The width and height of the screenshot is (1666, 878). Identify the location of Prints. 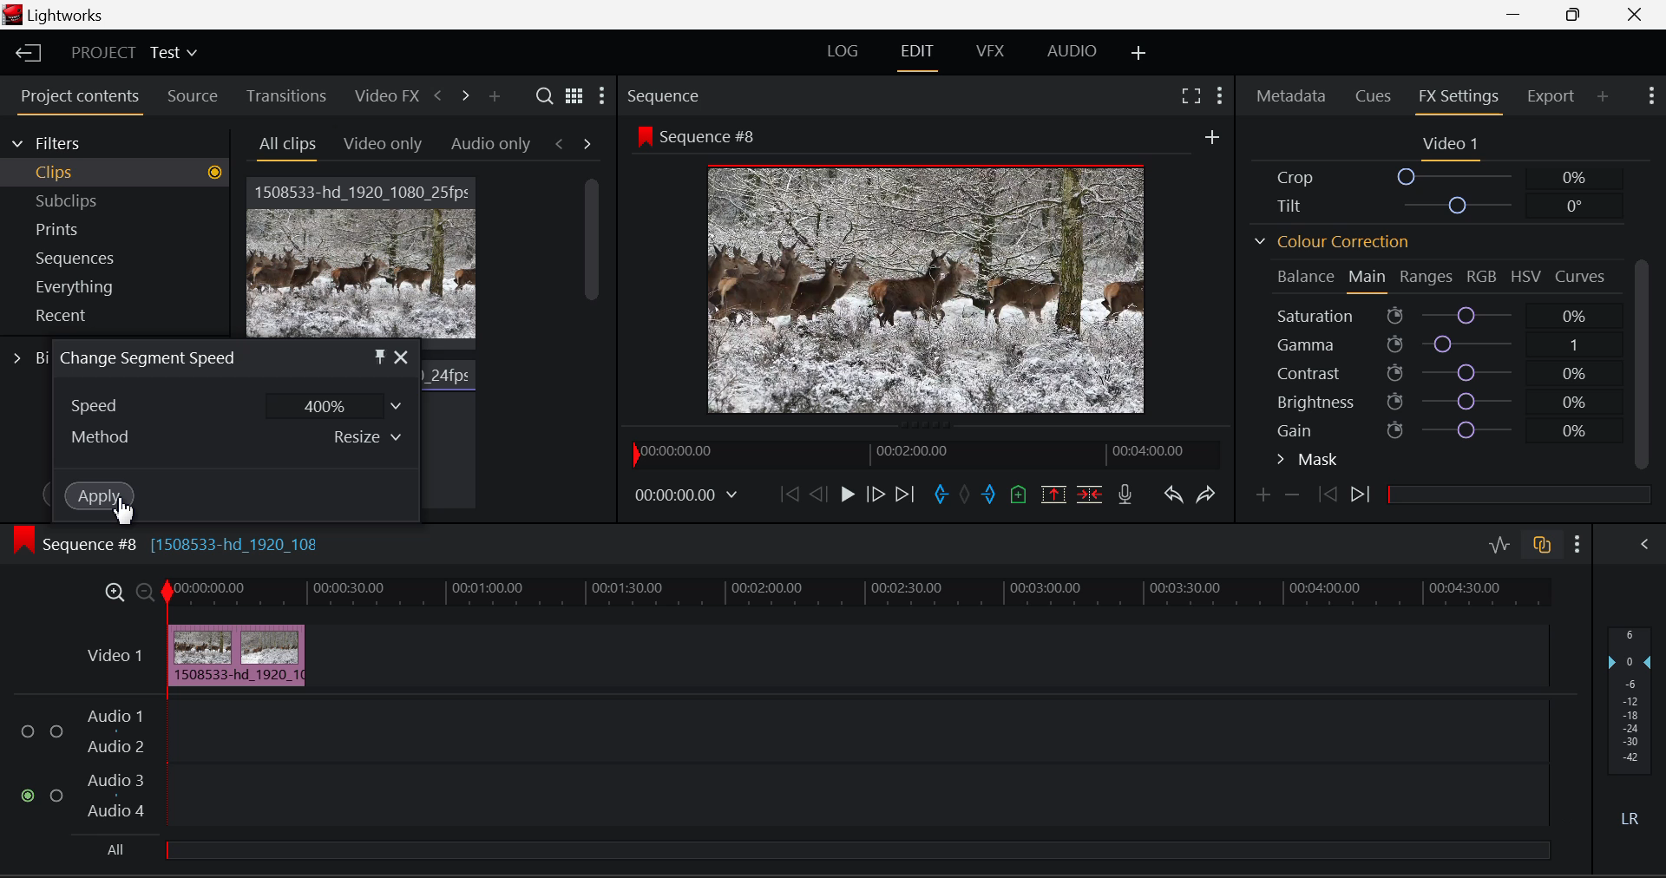
(124, 232).